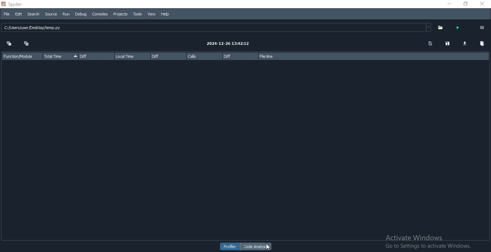  Describe the element at coordinates (447, 45) in the screenshot. I see `save` at that location.